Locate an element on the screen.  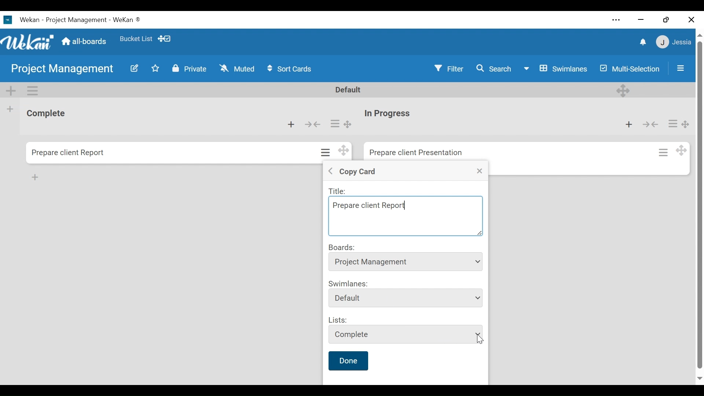
Card actions is located at coordinates (325, 153).